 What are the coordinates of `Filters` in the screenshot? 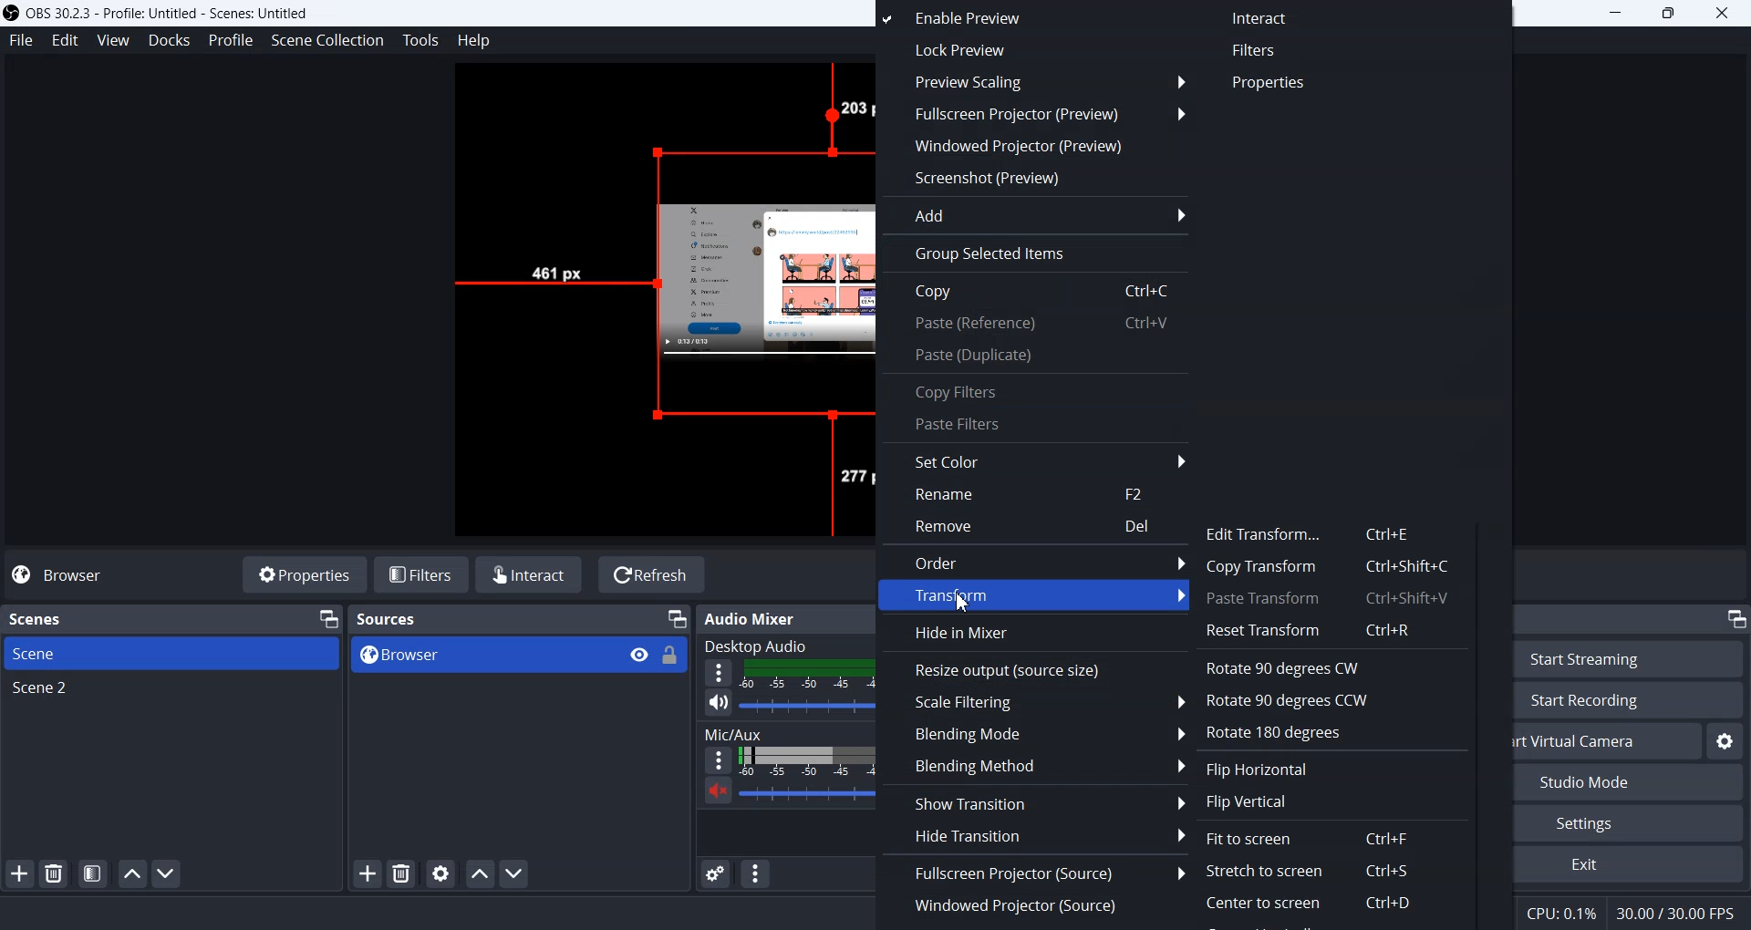 It's located at (1257, 50).